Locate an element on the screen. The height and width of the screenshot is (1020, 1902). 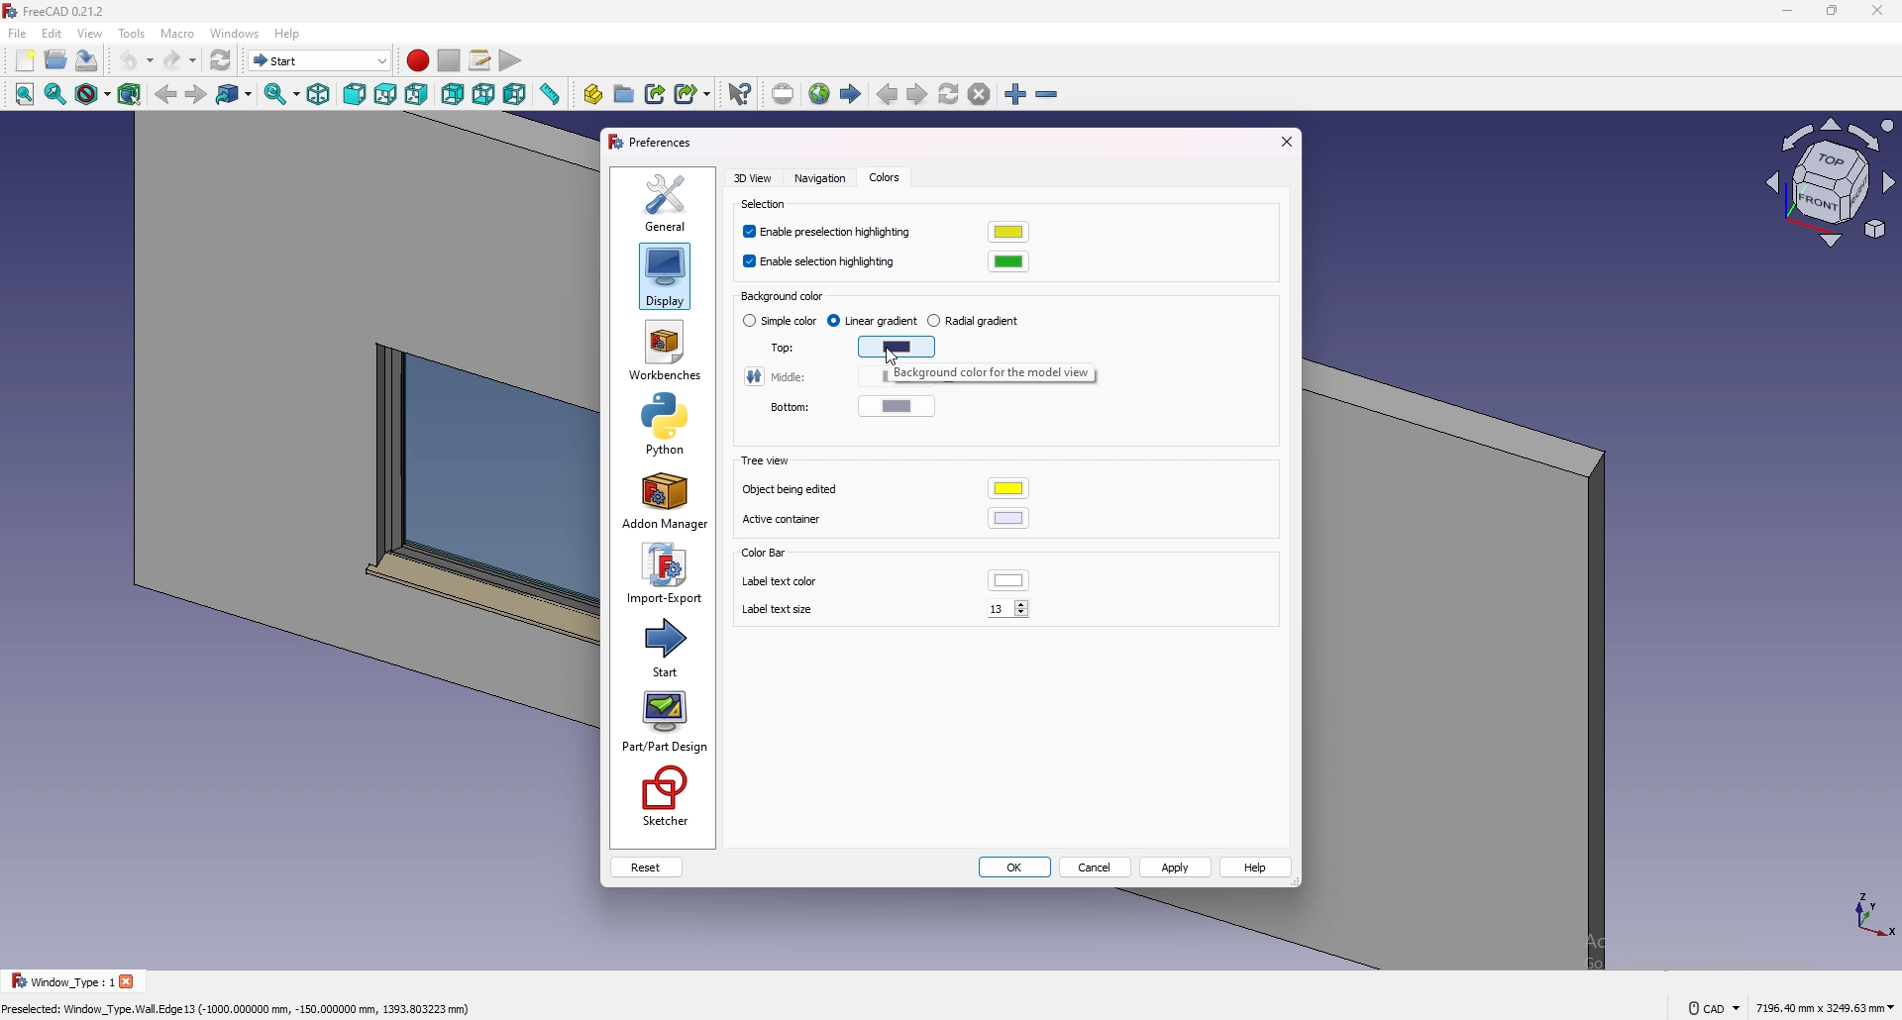
enable selection highlighting is located at coordinates (822, 262).